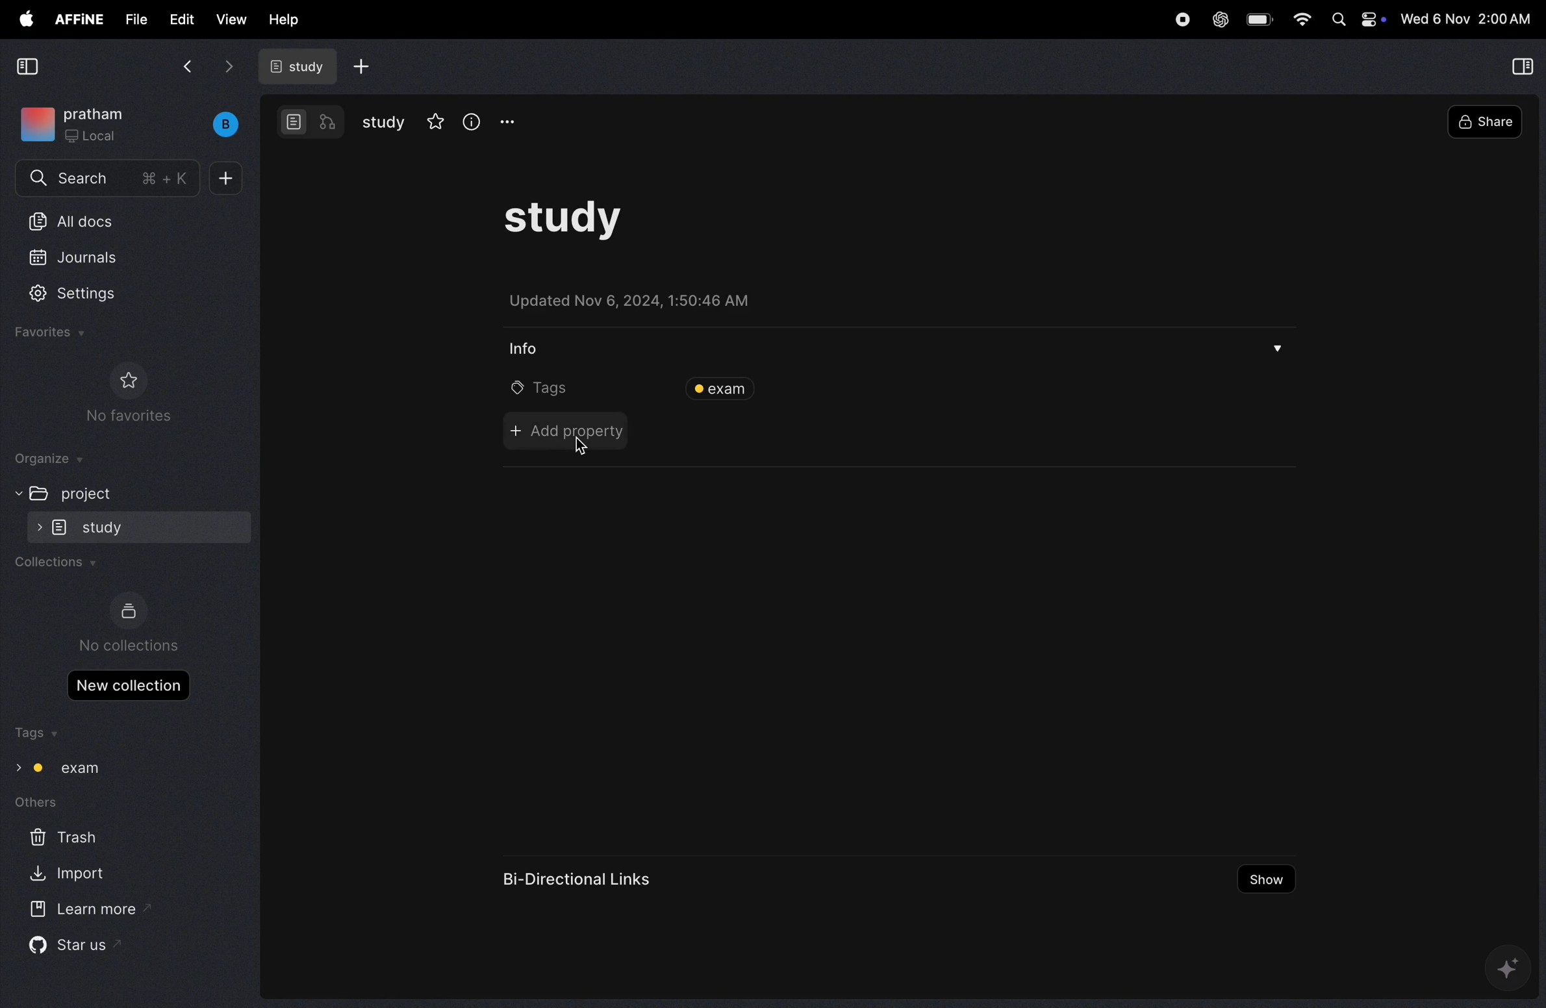 Image resolution: width=1546 pixels, height=1008 pixels. Describe the element at coordinates (43, 460) in the screenshot. I see `organize` at that location.